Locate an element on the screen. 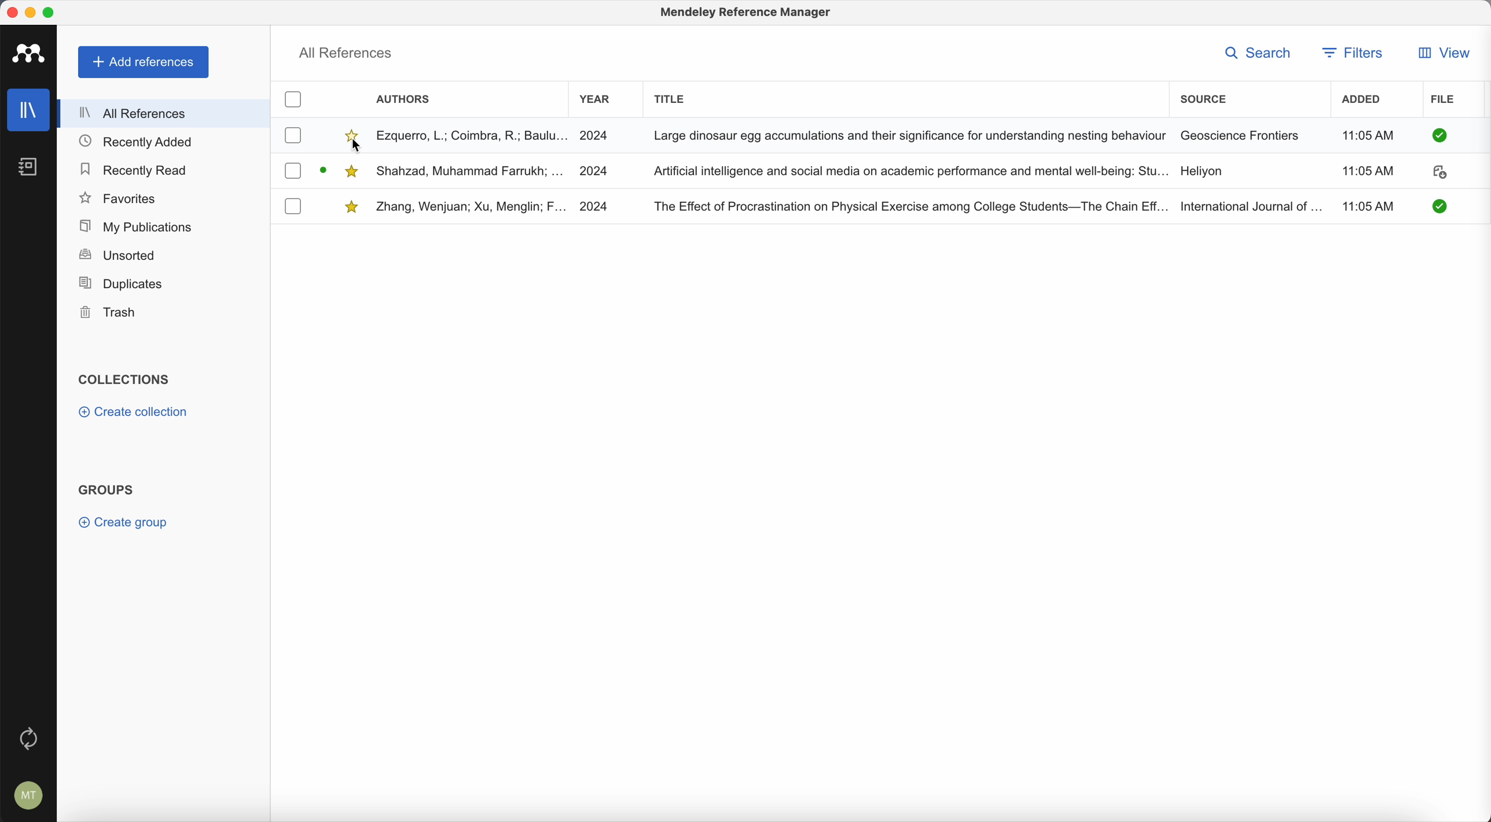 This screenshot has height=822, width=1491. all references is located at coordinates (347, 52).